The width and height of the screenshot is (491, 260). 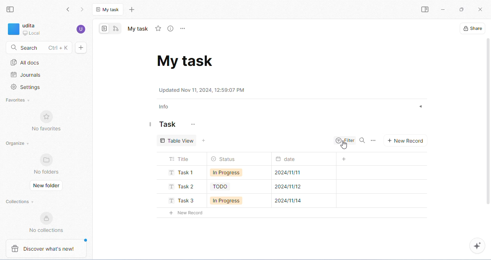 What do you see at coordinates (10, 10) in the screenshot?
I see `collapse side bar` at bounding box center [10, 10].